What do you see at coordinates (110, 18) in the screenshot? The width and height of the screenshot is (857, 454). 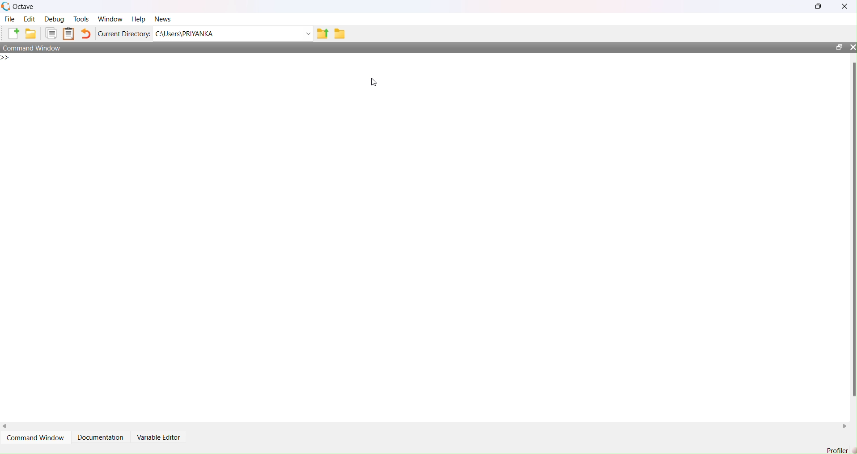 I see `‘Window` at bounding box center [110, 18].